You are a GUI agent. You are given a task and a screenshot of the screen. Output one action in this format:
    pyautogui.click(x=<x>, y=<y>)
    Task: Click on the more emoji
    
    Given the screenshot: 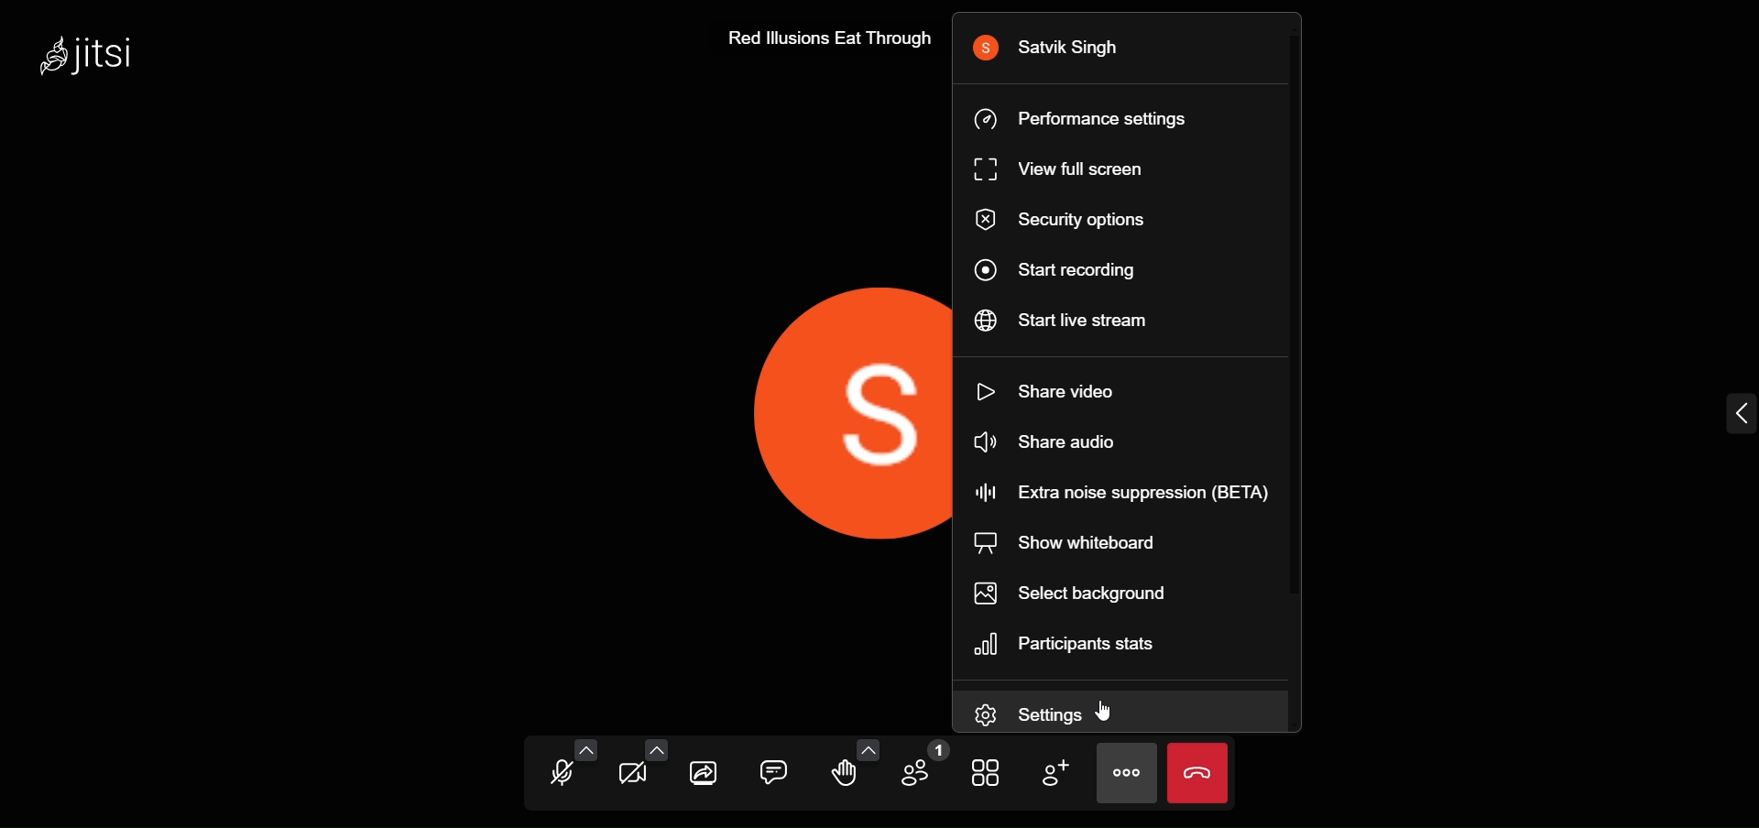 What is the action you would take?
    pyautogui.click(x=869, y=748)
    